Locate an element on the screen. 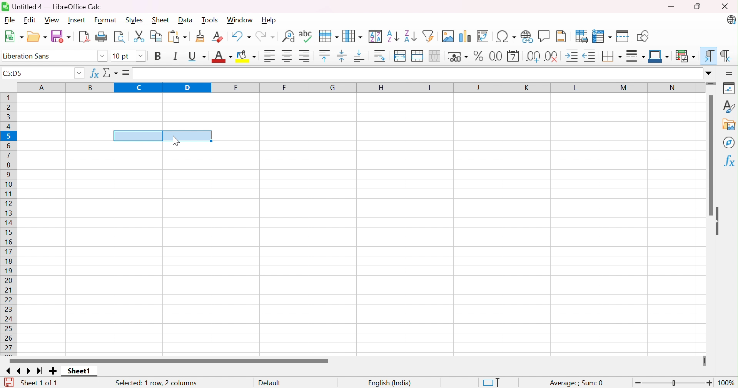 The height and width of the screenshot is (388, 738). Function Wizard is located at coordinates (93, 74).